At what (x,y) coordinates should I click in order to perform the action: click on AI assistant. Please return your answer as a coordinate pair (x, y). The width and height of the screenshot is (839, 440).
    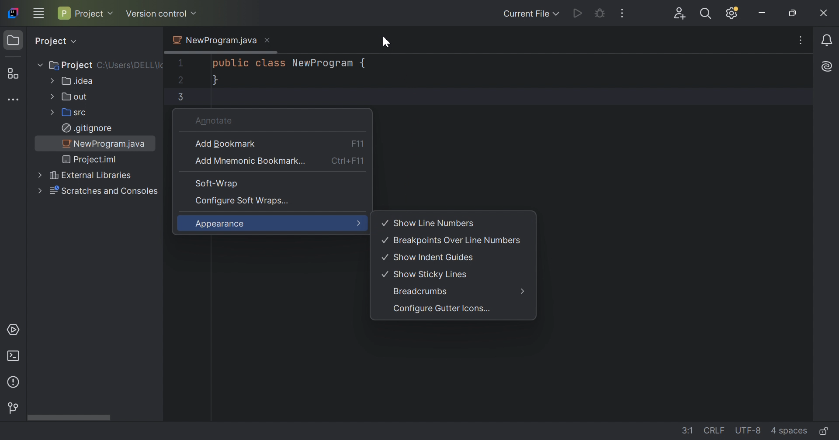
    Looking at the image, I should click on (828, 67).